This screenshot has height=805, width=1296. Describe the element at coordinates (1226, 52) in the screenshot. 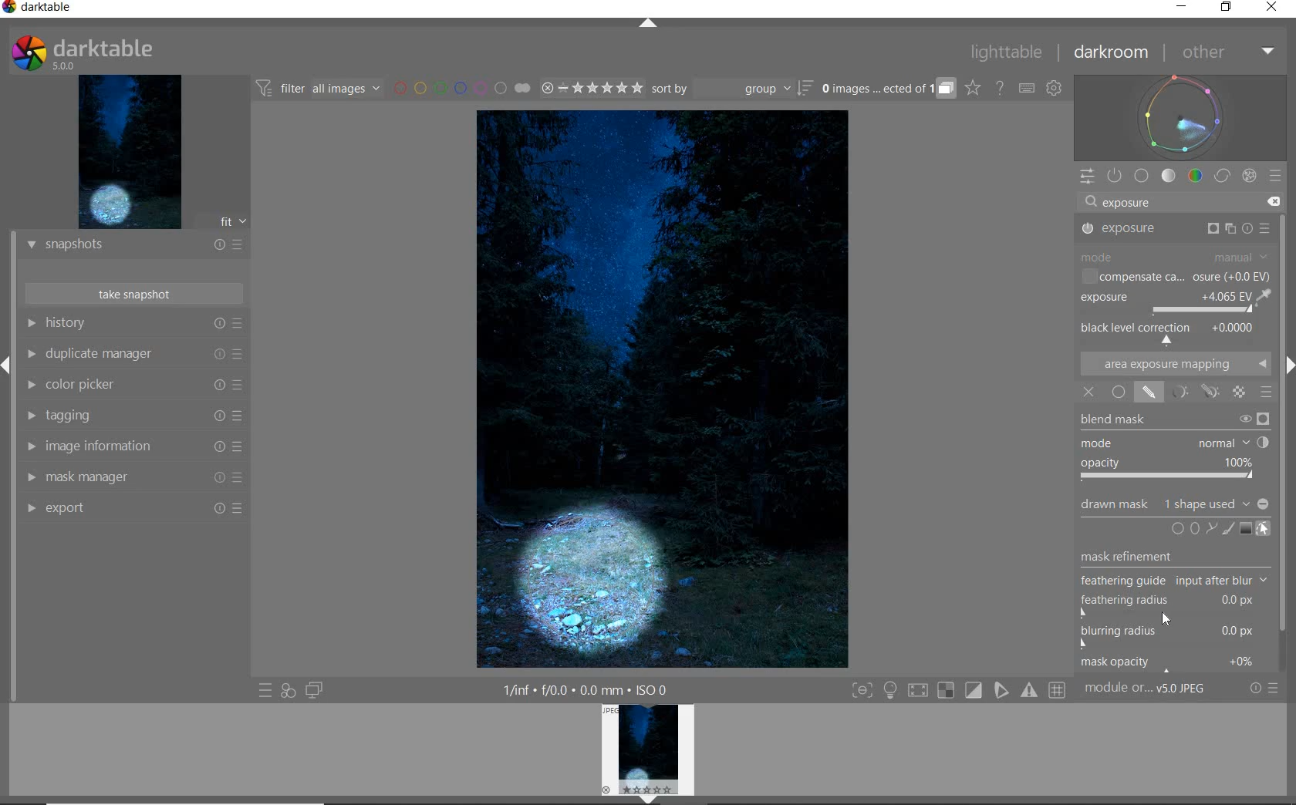

I see `OTHER` at that location.